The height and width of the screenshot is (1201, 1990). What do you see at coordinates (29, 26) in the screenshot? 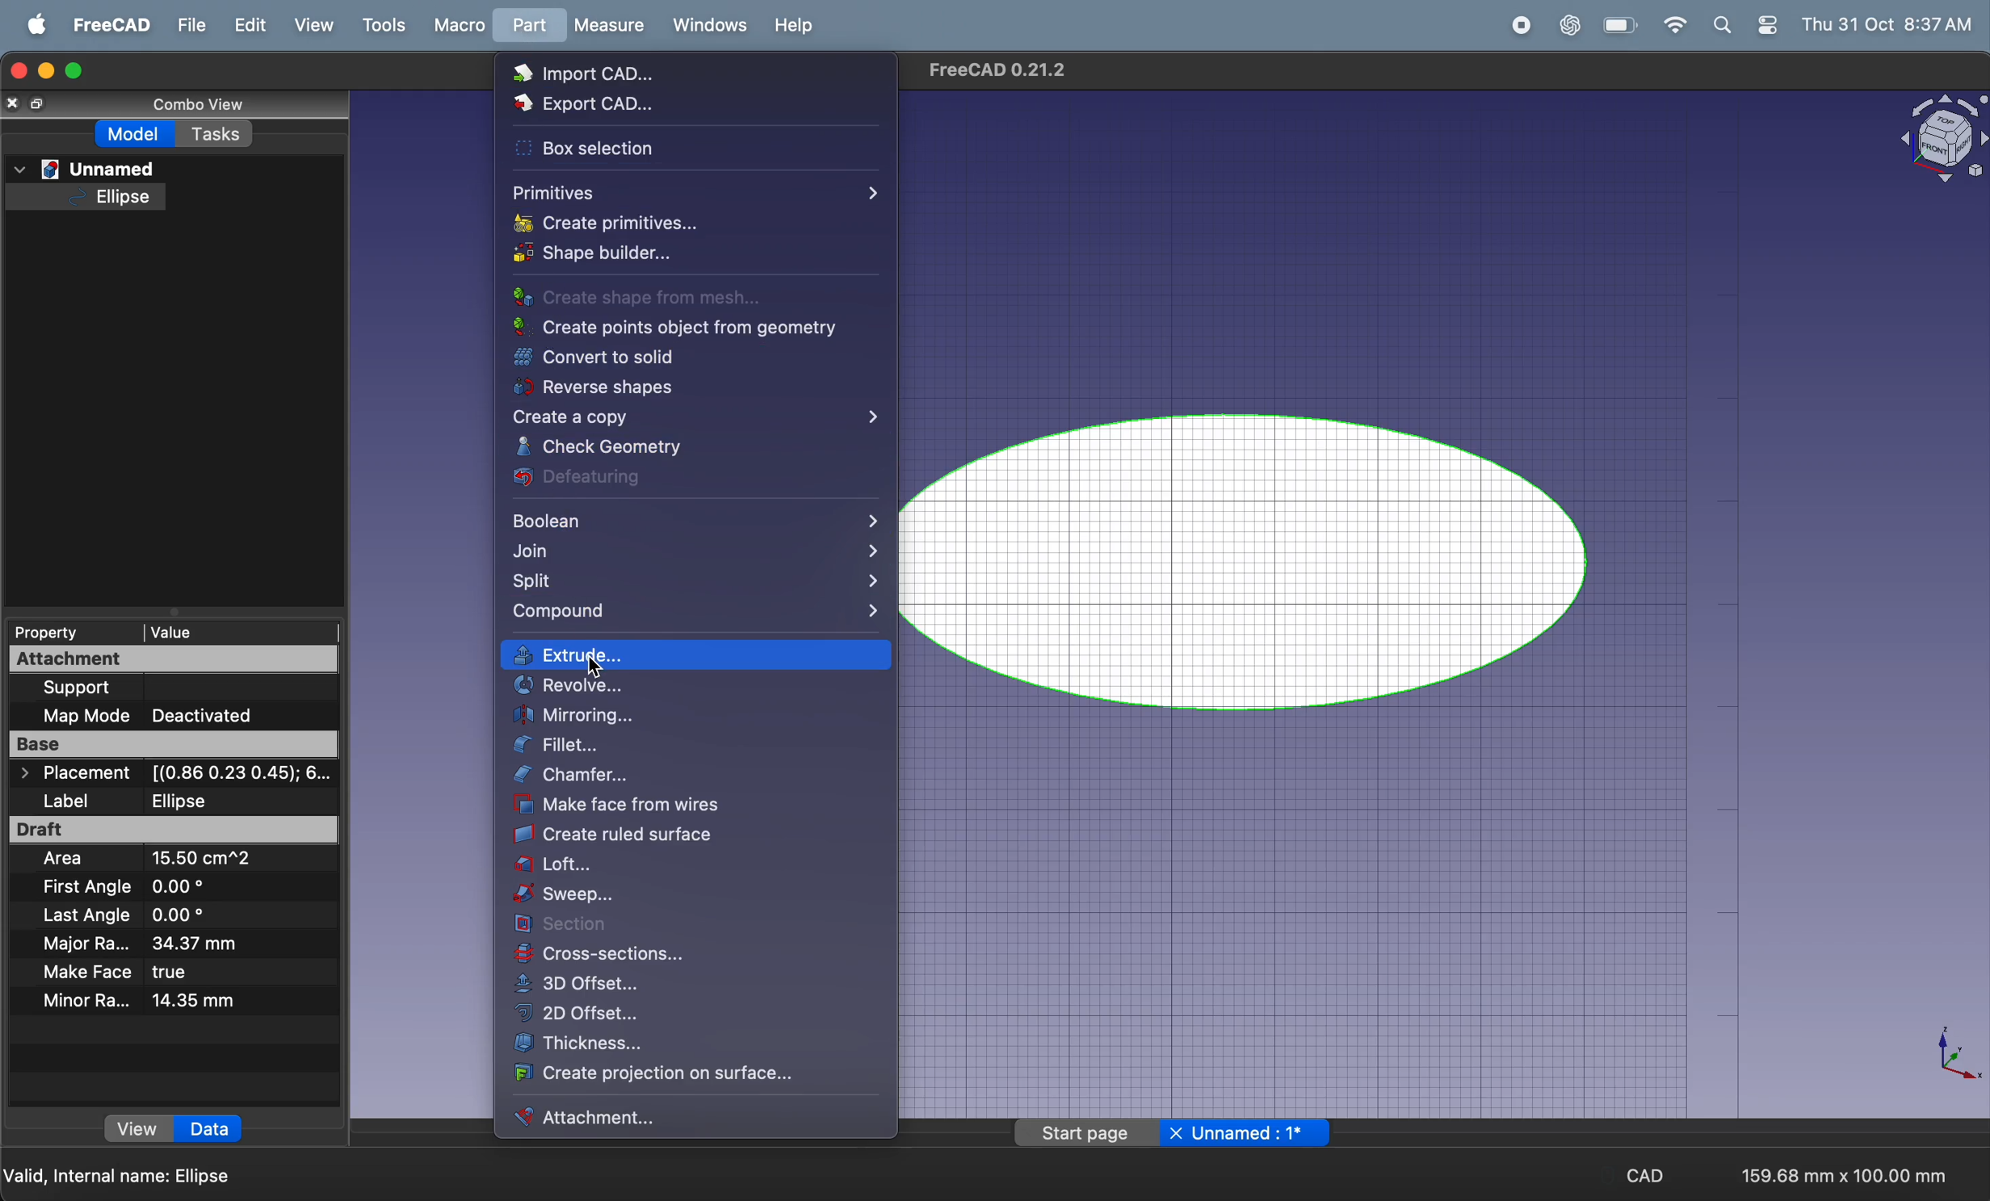
I see `apple menu` at bounding box center [29, 26].